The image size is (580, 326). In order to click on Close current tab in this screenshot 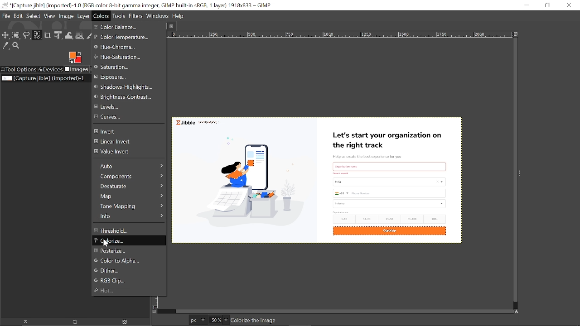, I will do `click(174, 26)`.